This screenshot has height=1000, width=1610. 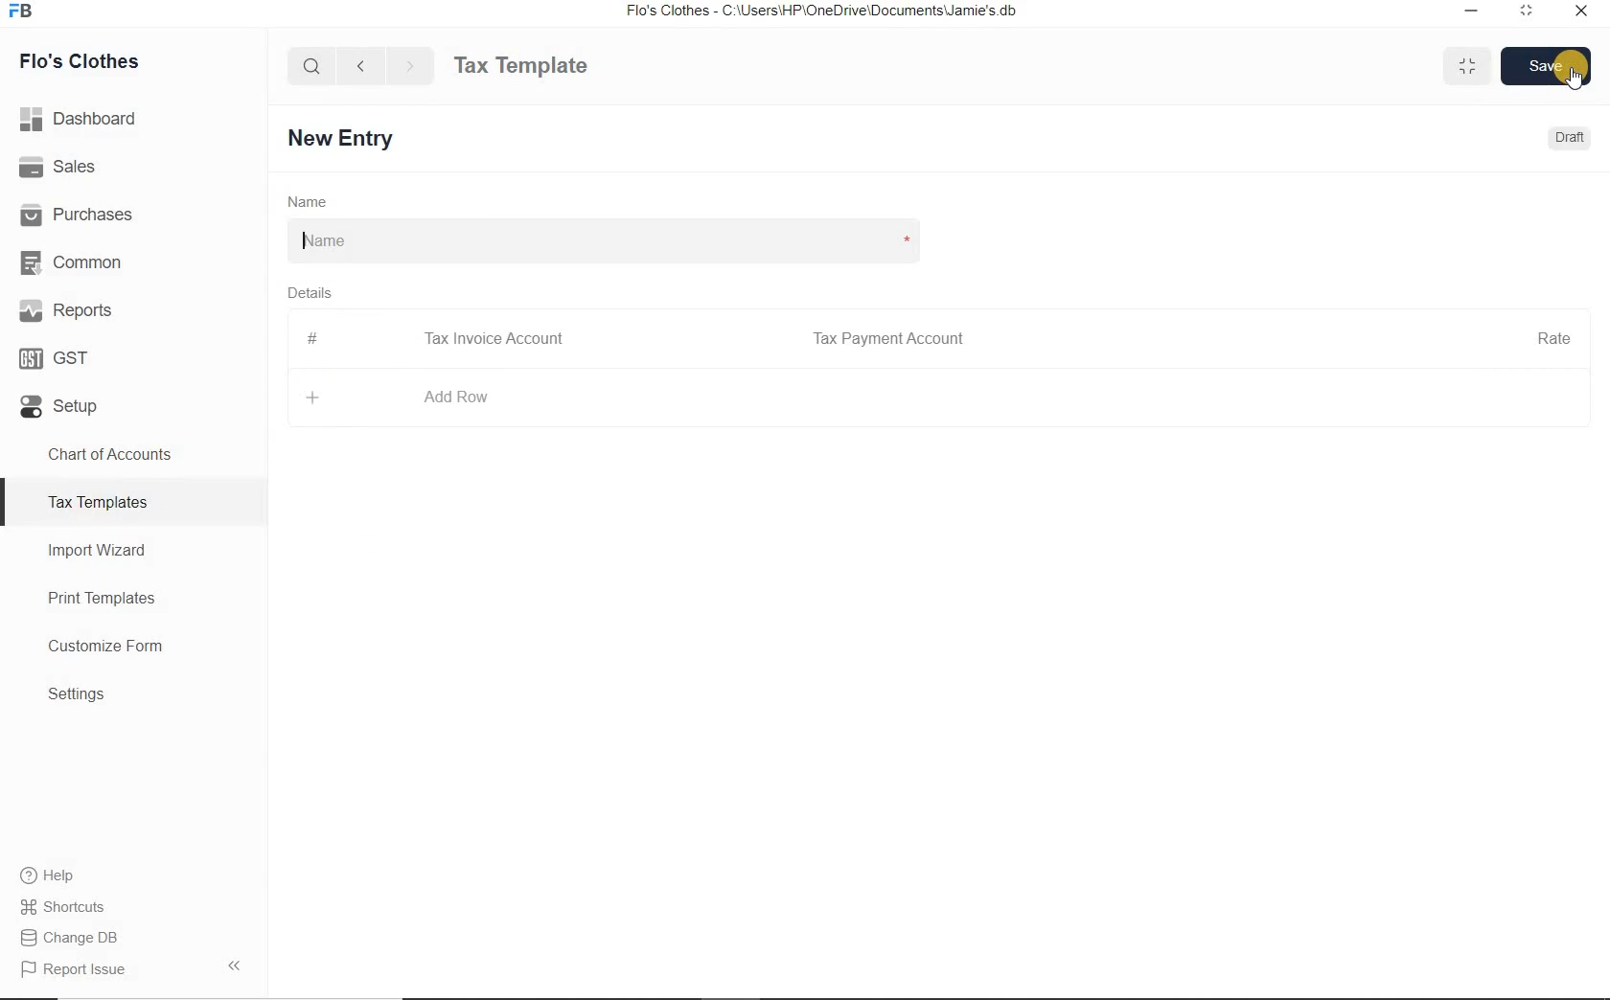 I want to click on Report Issue, so click(x=133, y=968).